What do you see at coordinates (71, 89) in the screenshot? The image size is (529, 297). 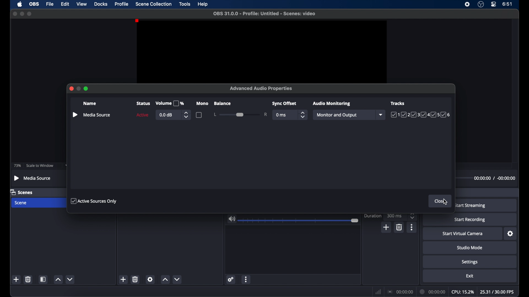 I see `close` at bounding box center [71, 89].